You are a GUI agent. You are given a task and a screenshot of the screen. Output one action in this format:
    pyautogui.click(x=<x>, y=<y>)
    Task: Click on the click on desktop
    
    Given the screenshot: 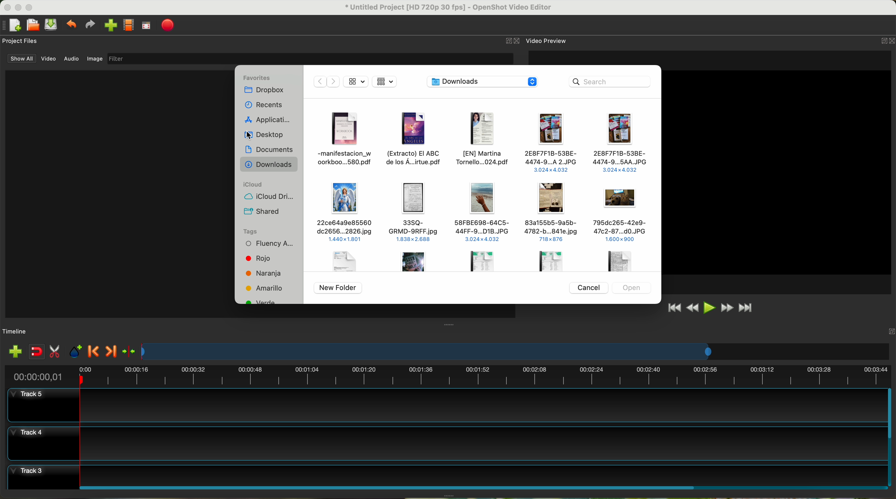 What is the action you would take?
    pyautogui.click(x=270, y=136)
    